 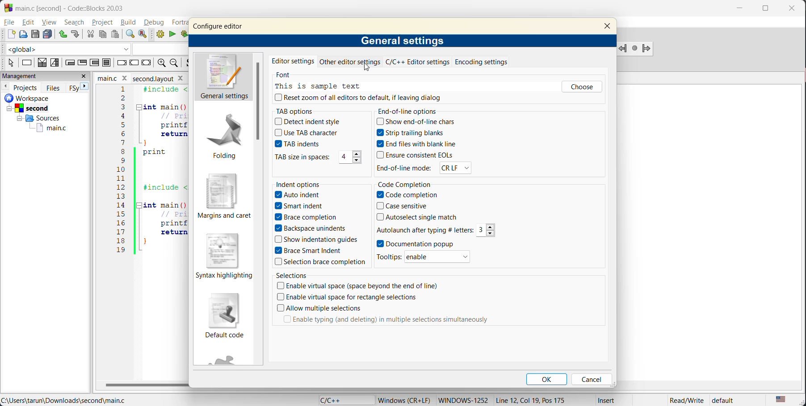 What do you see at coordinates (115, 34) in the screenshot?
I see `paste` at bounding box center [115, 34].